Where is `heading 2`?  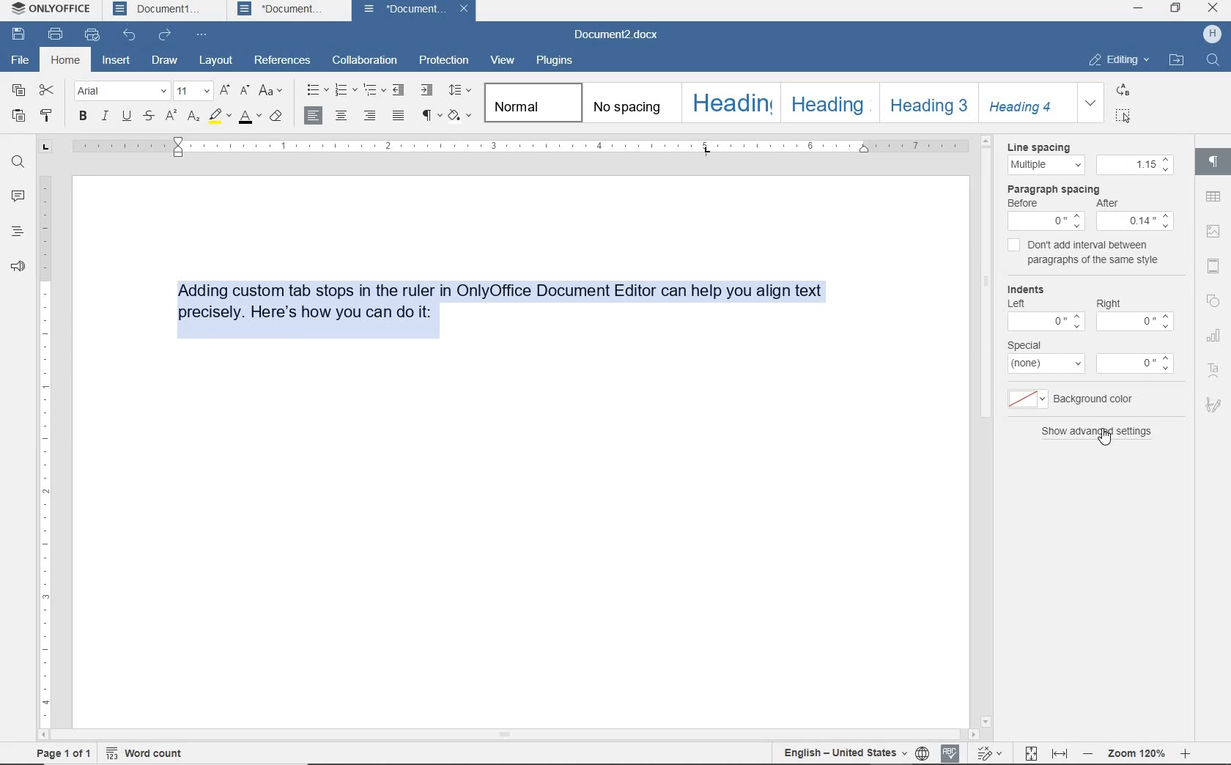
heading 2 is located at coordinates (828, 103).